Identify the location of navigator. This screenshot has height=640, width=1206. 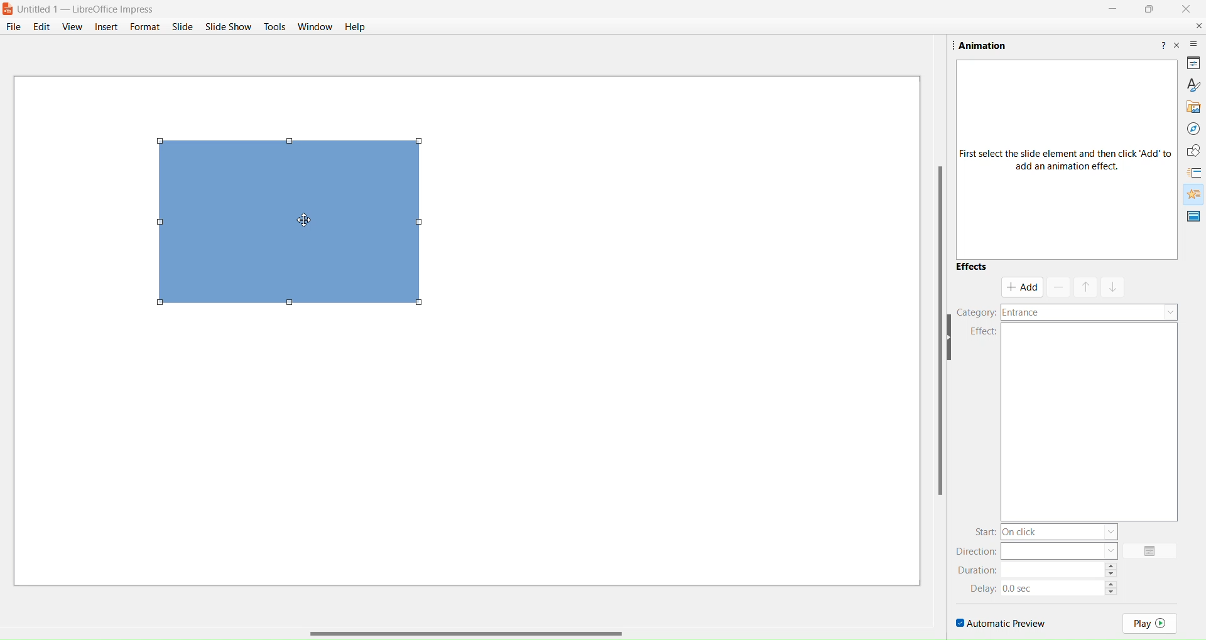
(1192, 128).